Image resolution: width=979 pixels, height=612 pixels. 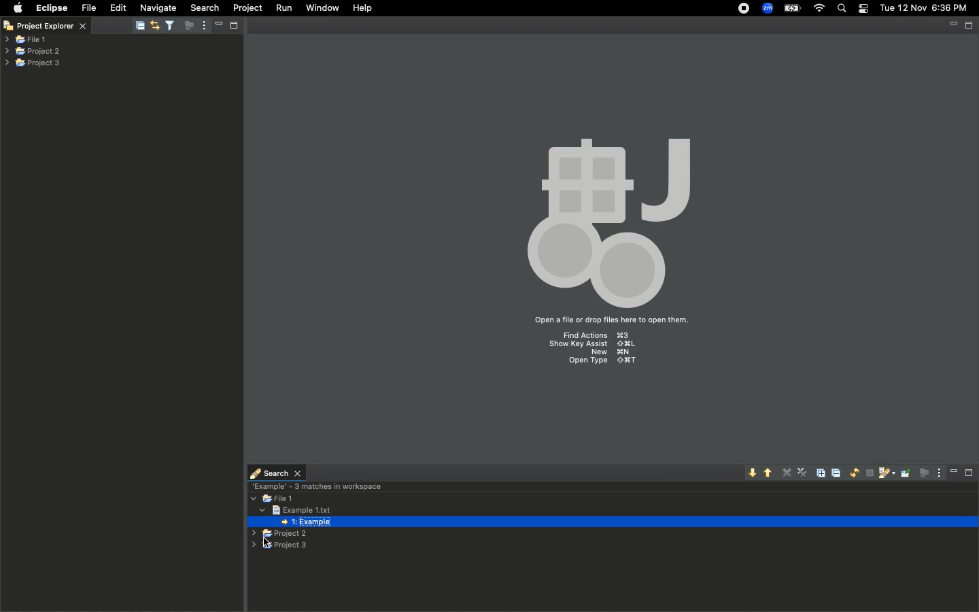 I want to click on File 1, so click(x=26, y=40).